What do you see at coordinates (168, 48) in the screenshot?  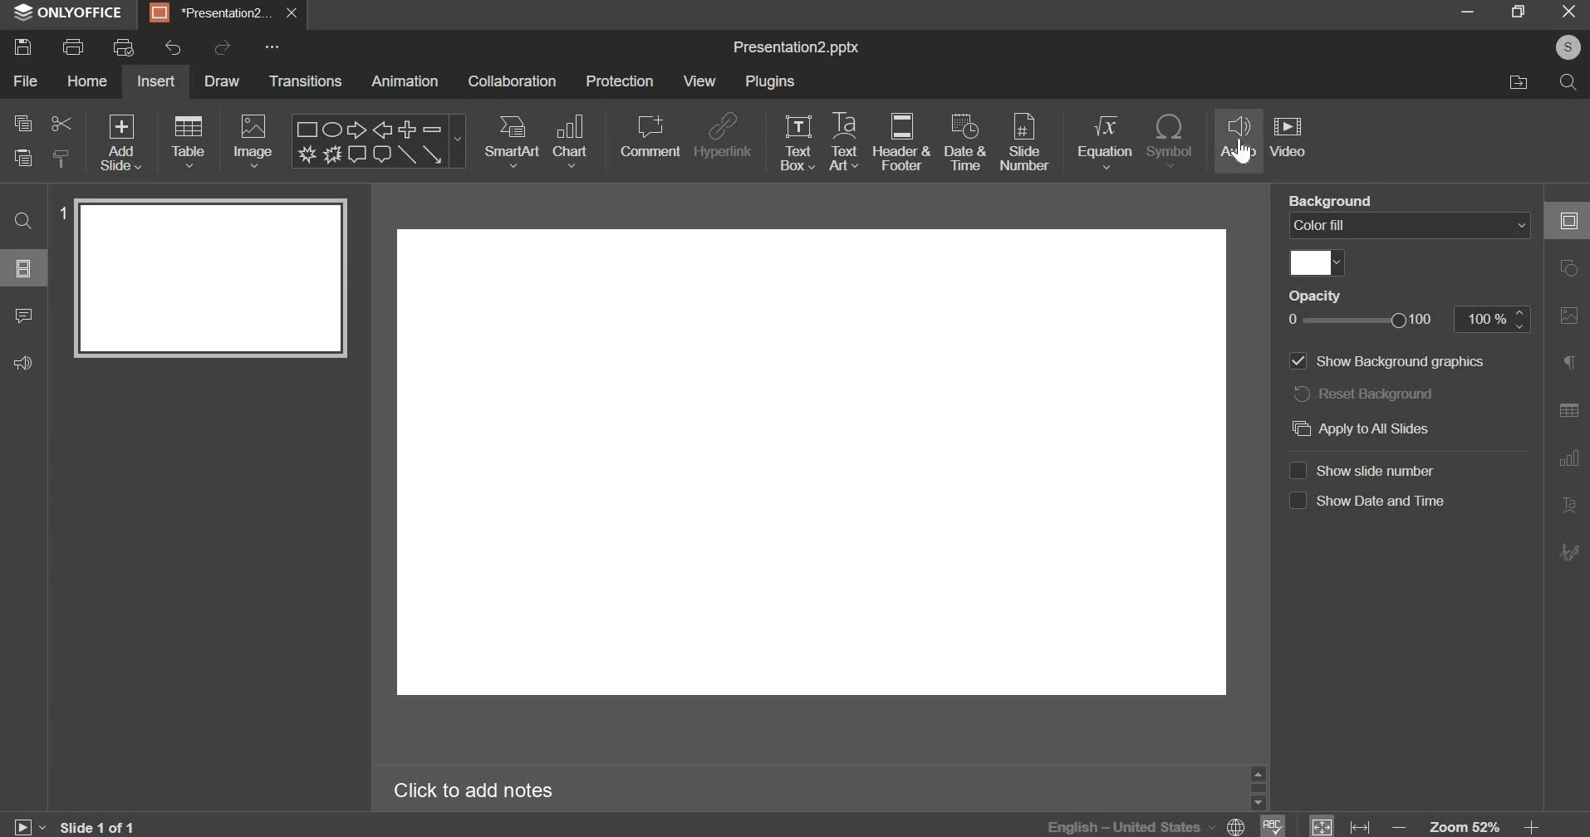 I see `undo` at bounding box center [168, 48].